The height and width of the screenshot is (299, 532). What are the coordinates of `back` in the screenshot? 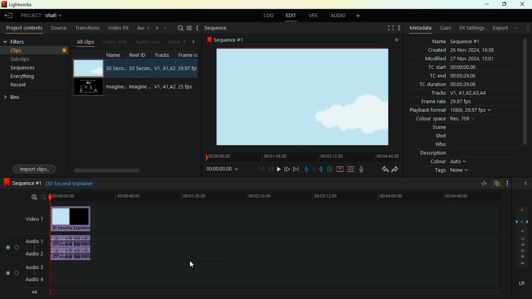 It's located at (269, 169).